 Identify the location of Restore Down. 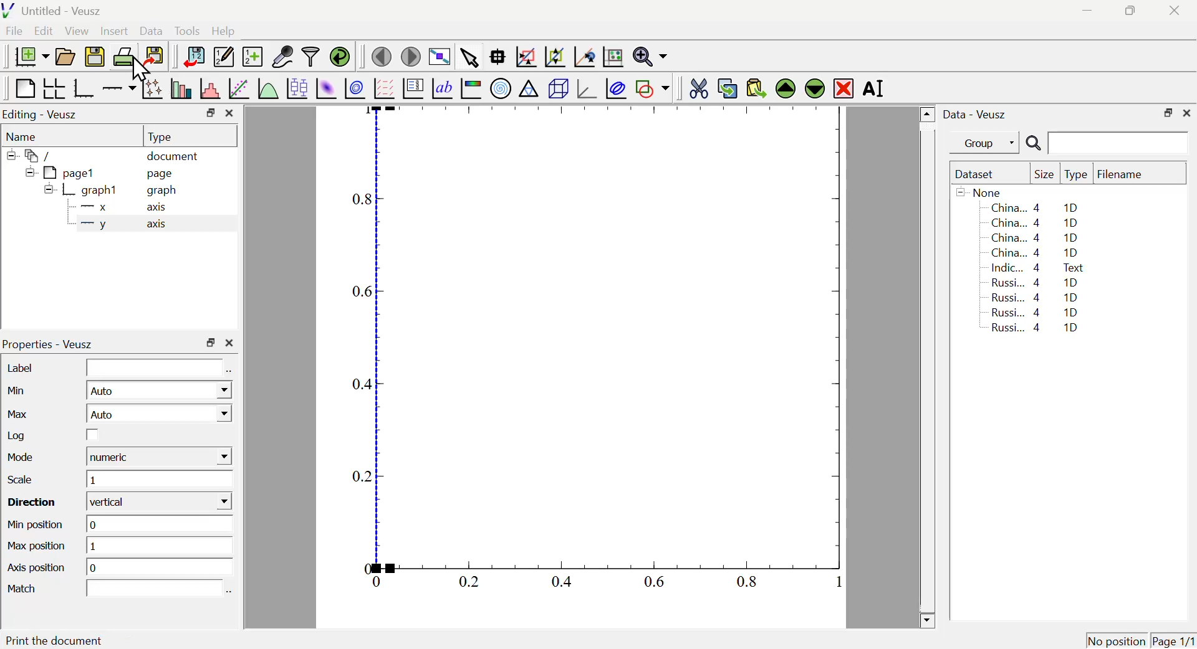
(211, 343).